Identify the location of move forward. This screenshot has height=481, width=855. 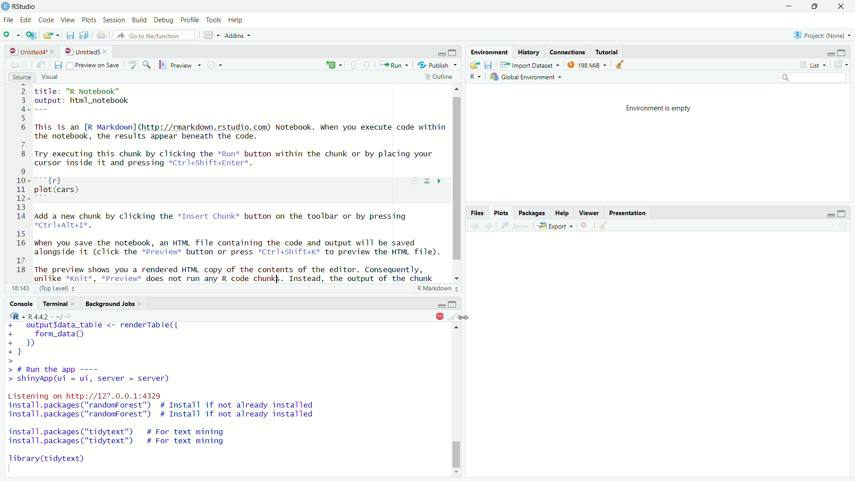
(12, 65).